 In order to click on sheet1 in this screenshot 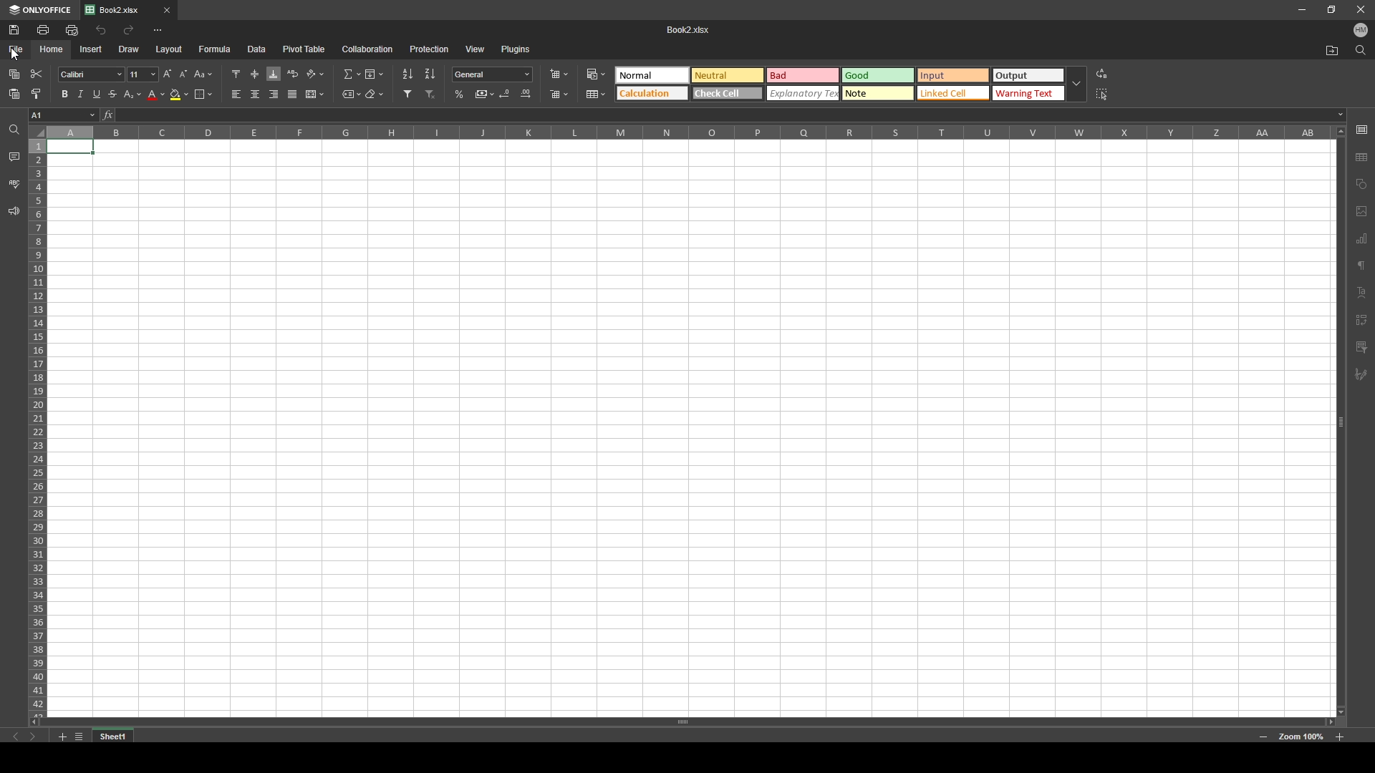, I will do `click(115, 736)`.